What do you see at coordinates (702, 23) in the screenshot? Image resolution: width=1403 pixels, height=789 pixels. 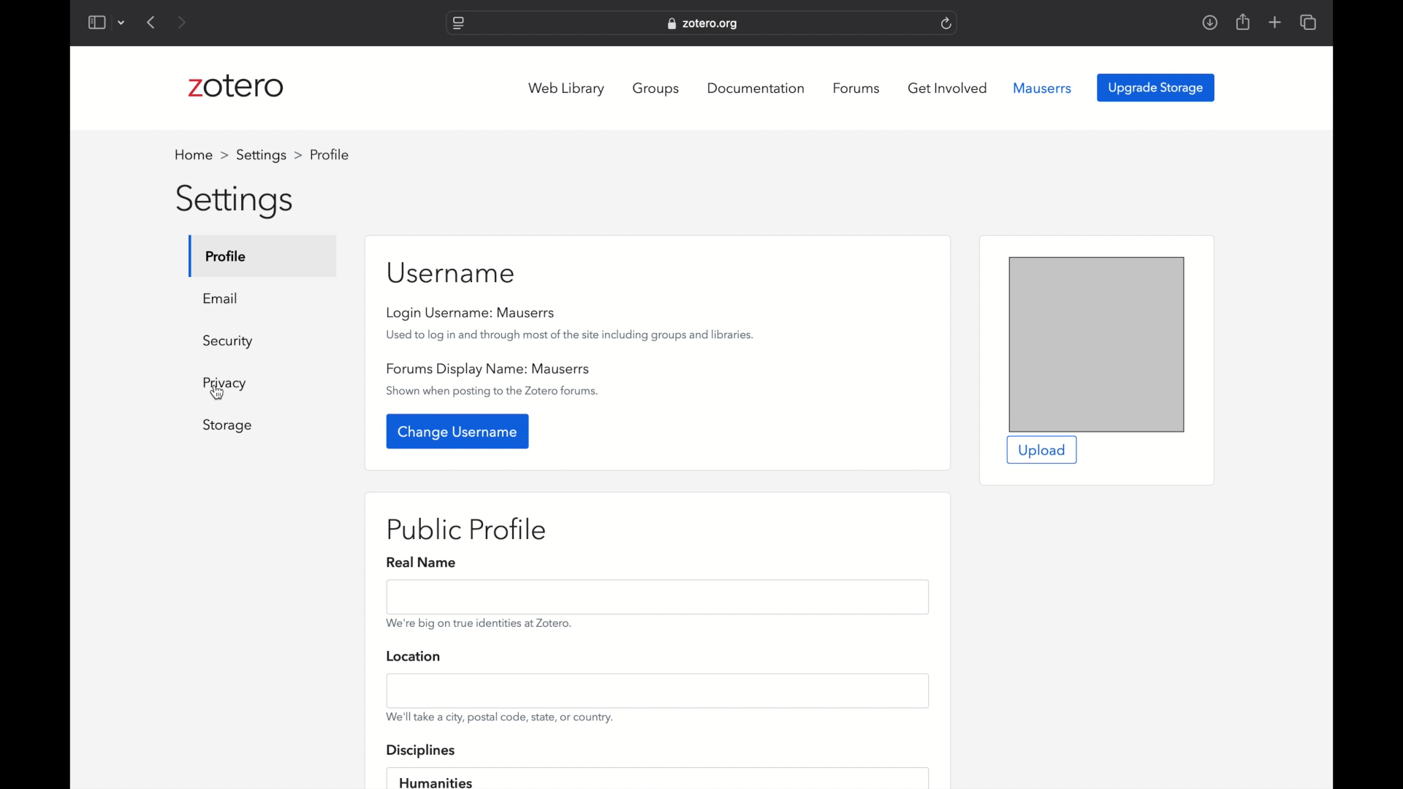 I see `website address` at bounding box center [702, 23].